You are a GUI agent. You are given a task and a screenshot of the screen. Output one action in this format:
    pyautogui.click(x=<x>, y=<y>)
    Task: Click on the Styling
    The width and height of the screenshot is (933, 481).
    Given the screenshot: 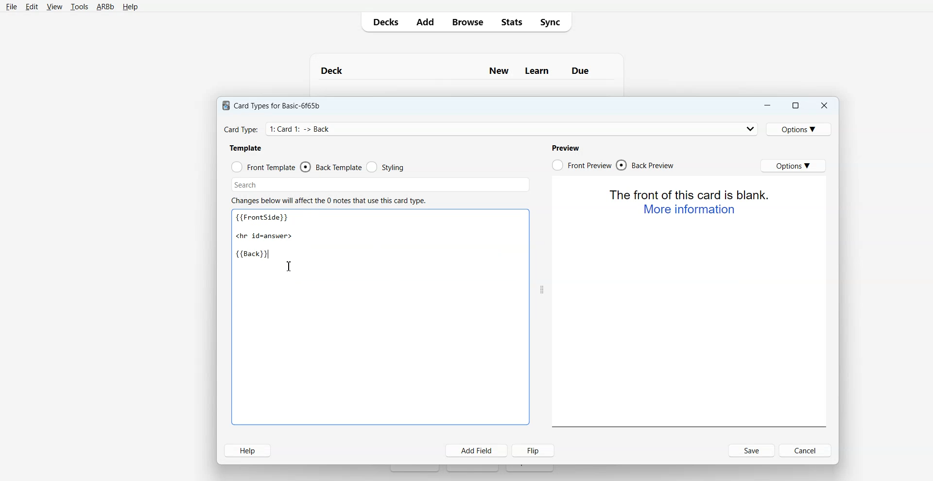 What is the action you would take?
    pyautogui.click(x=385, y=167)
    